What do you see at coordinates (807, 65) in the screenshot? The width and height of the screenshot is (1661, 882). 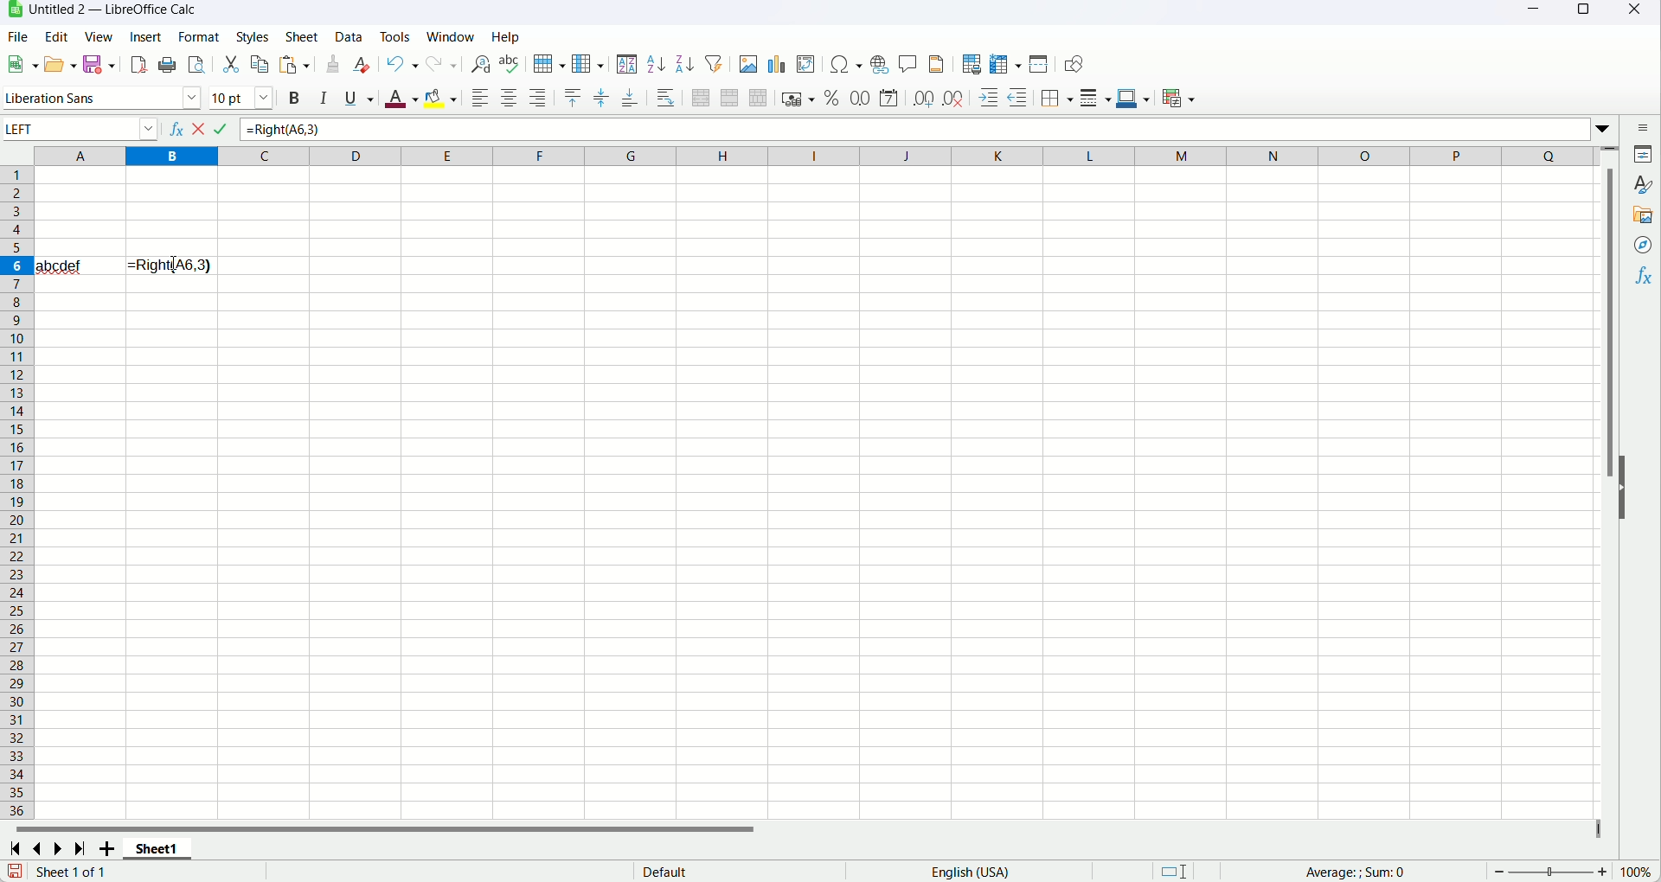 I see `insert pivot table` at bounding box center [807, 65].